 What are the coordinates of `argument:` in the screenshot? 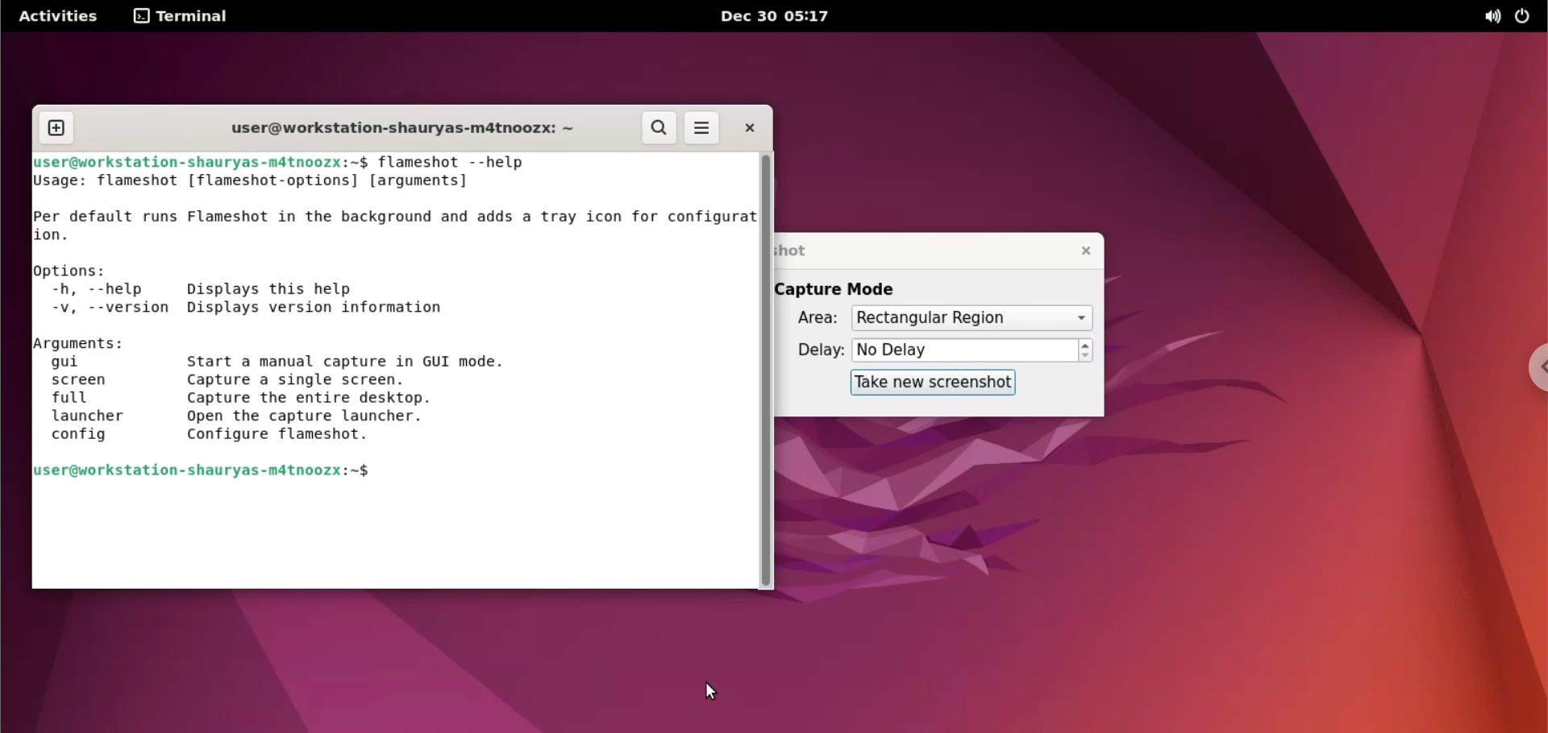 It's located at (86, 343).